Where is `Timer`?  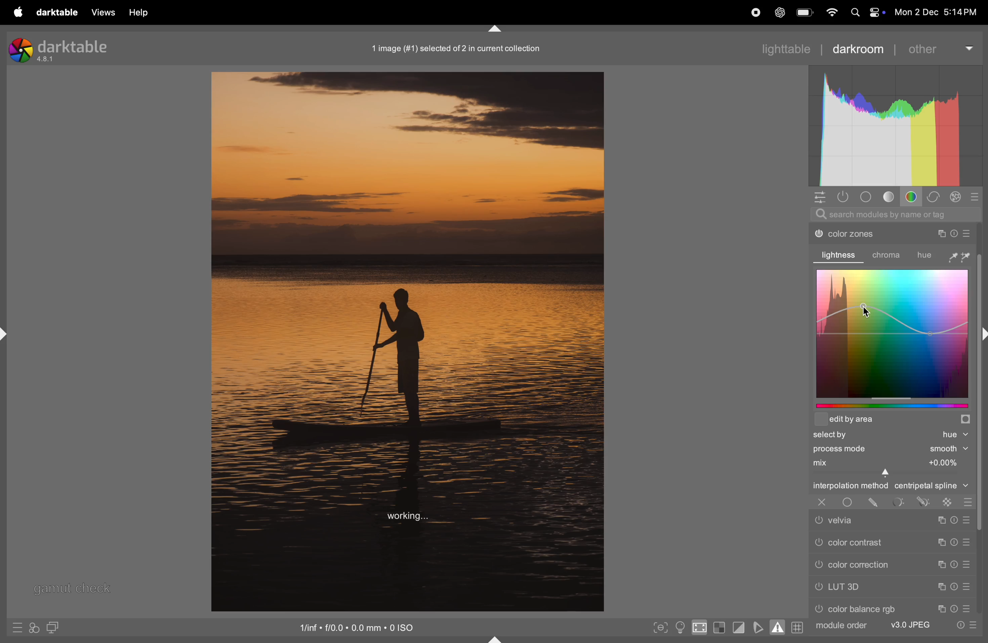
Timer is located at coordinates (952, 233).